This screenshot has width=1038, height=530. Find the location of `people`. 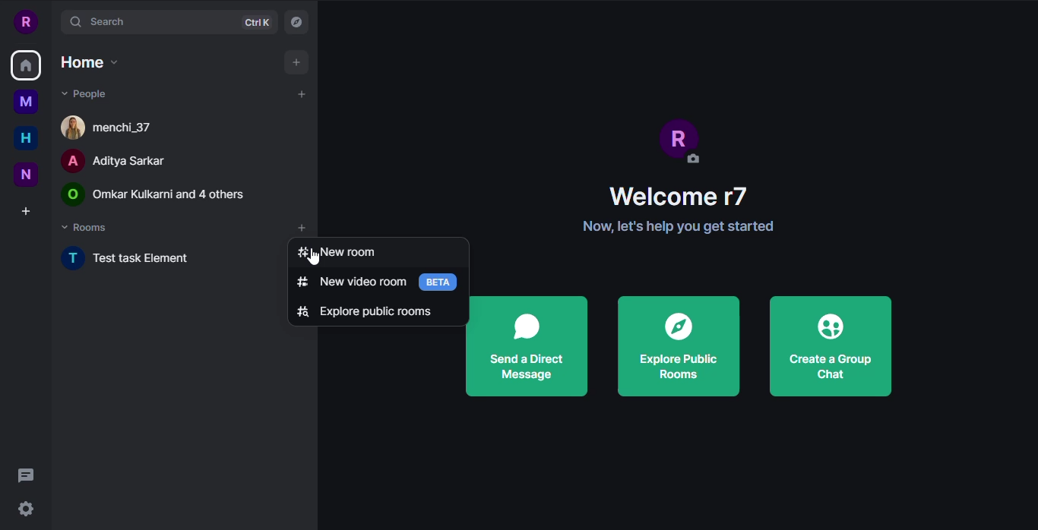

people is located at coordinates (115, 125).